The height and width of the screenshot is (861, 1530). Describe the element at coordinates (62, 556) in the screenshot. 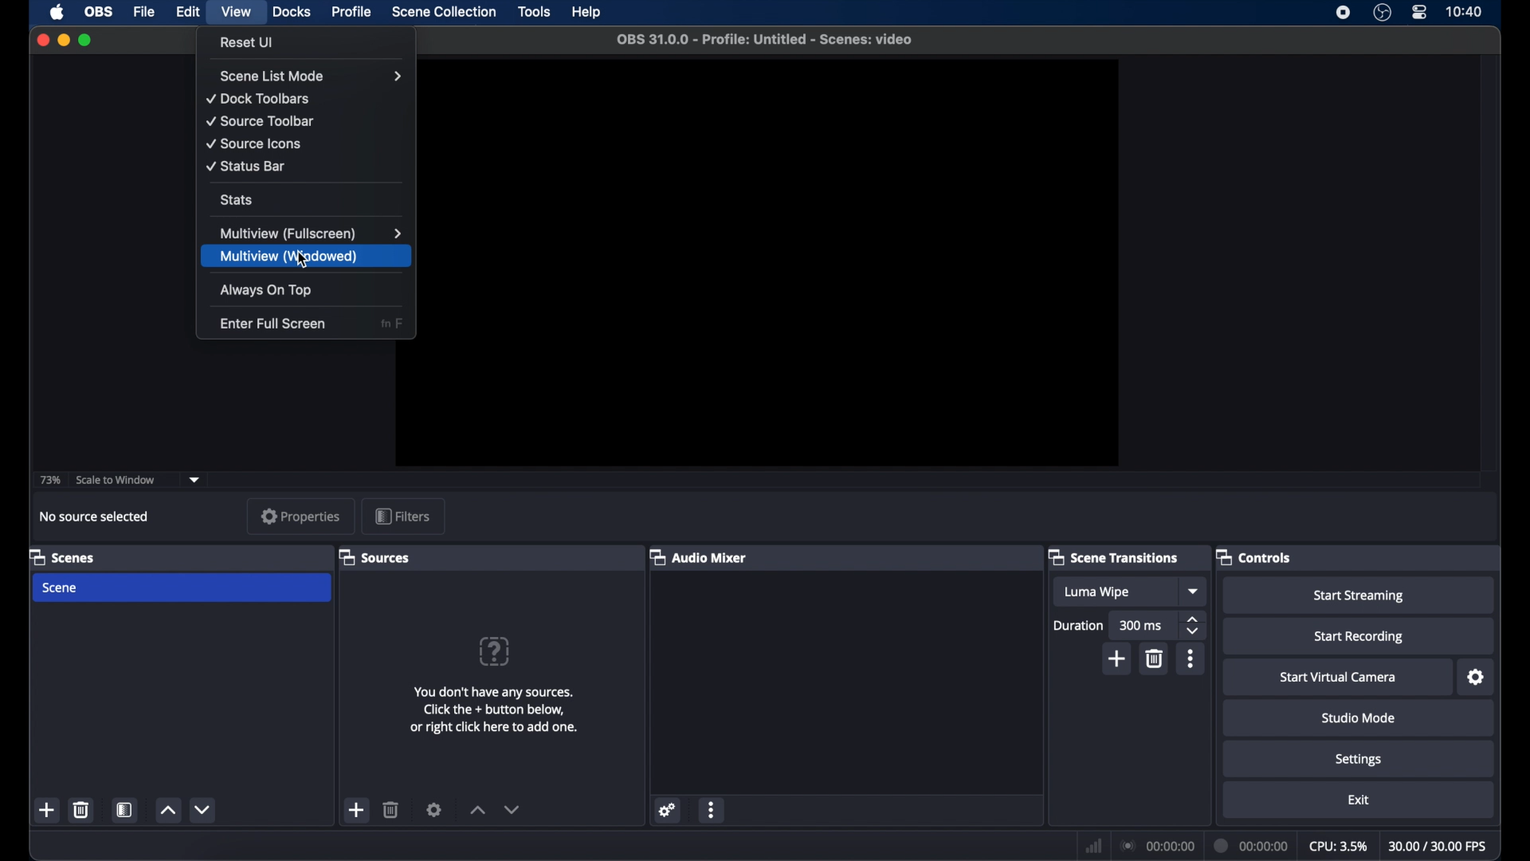

I see `scenes` at that location.